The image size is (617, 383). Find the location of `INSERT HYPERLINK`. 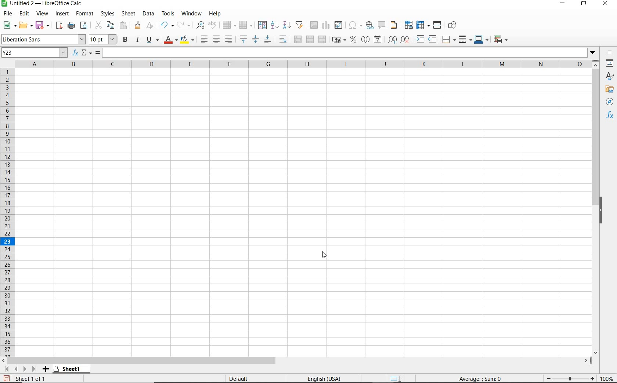

INSERT HYPERLINK is located at coordinates (370, 25).